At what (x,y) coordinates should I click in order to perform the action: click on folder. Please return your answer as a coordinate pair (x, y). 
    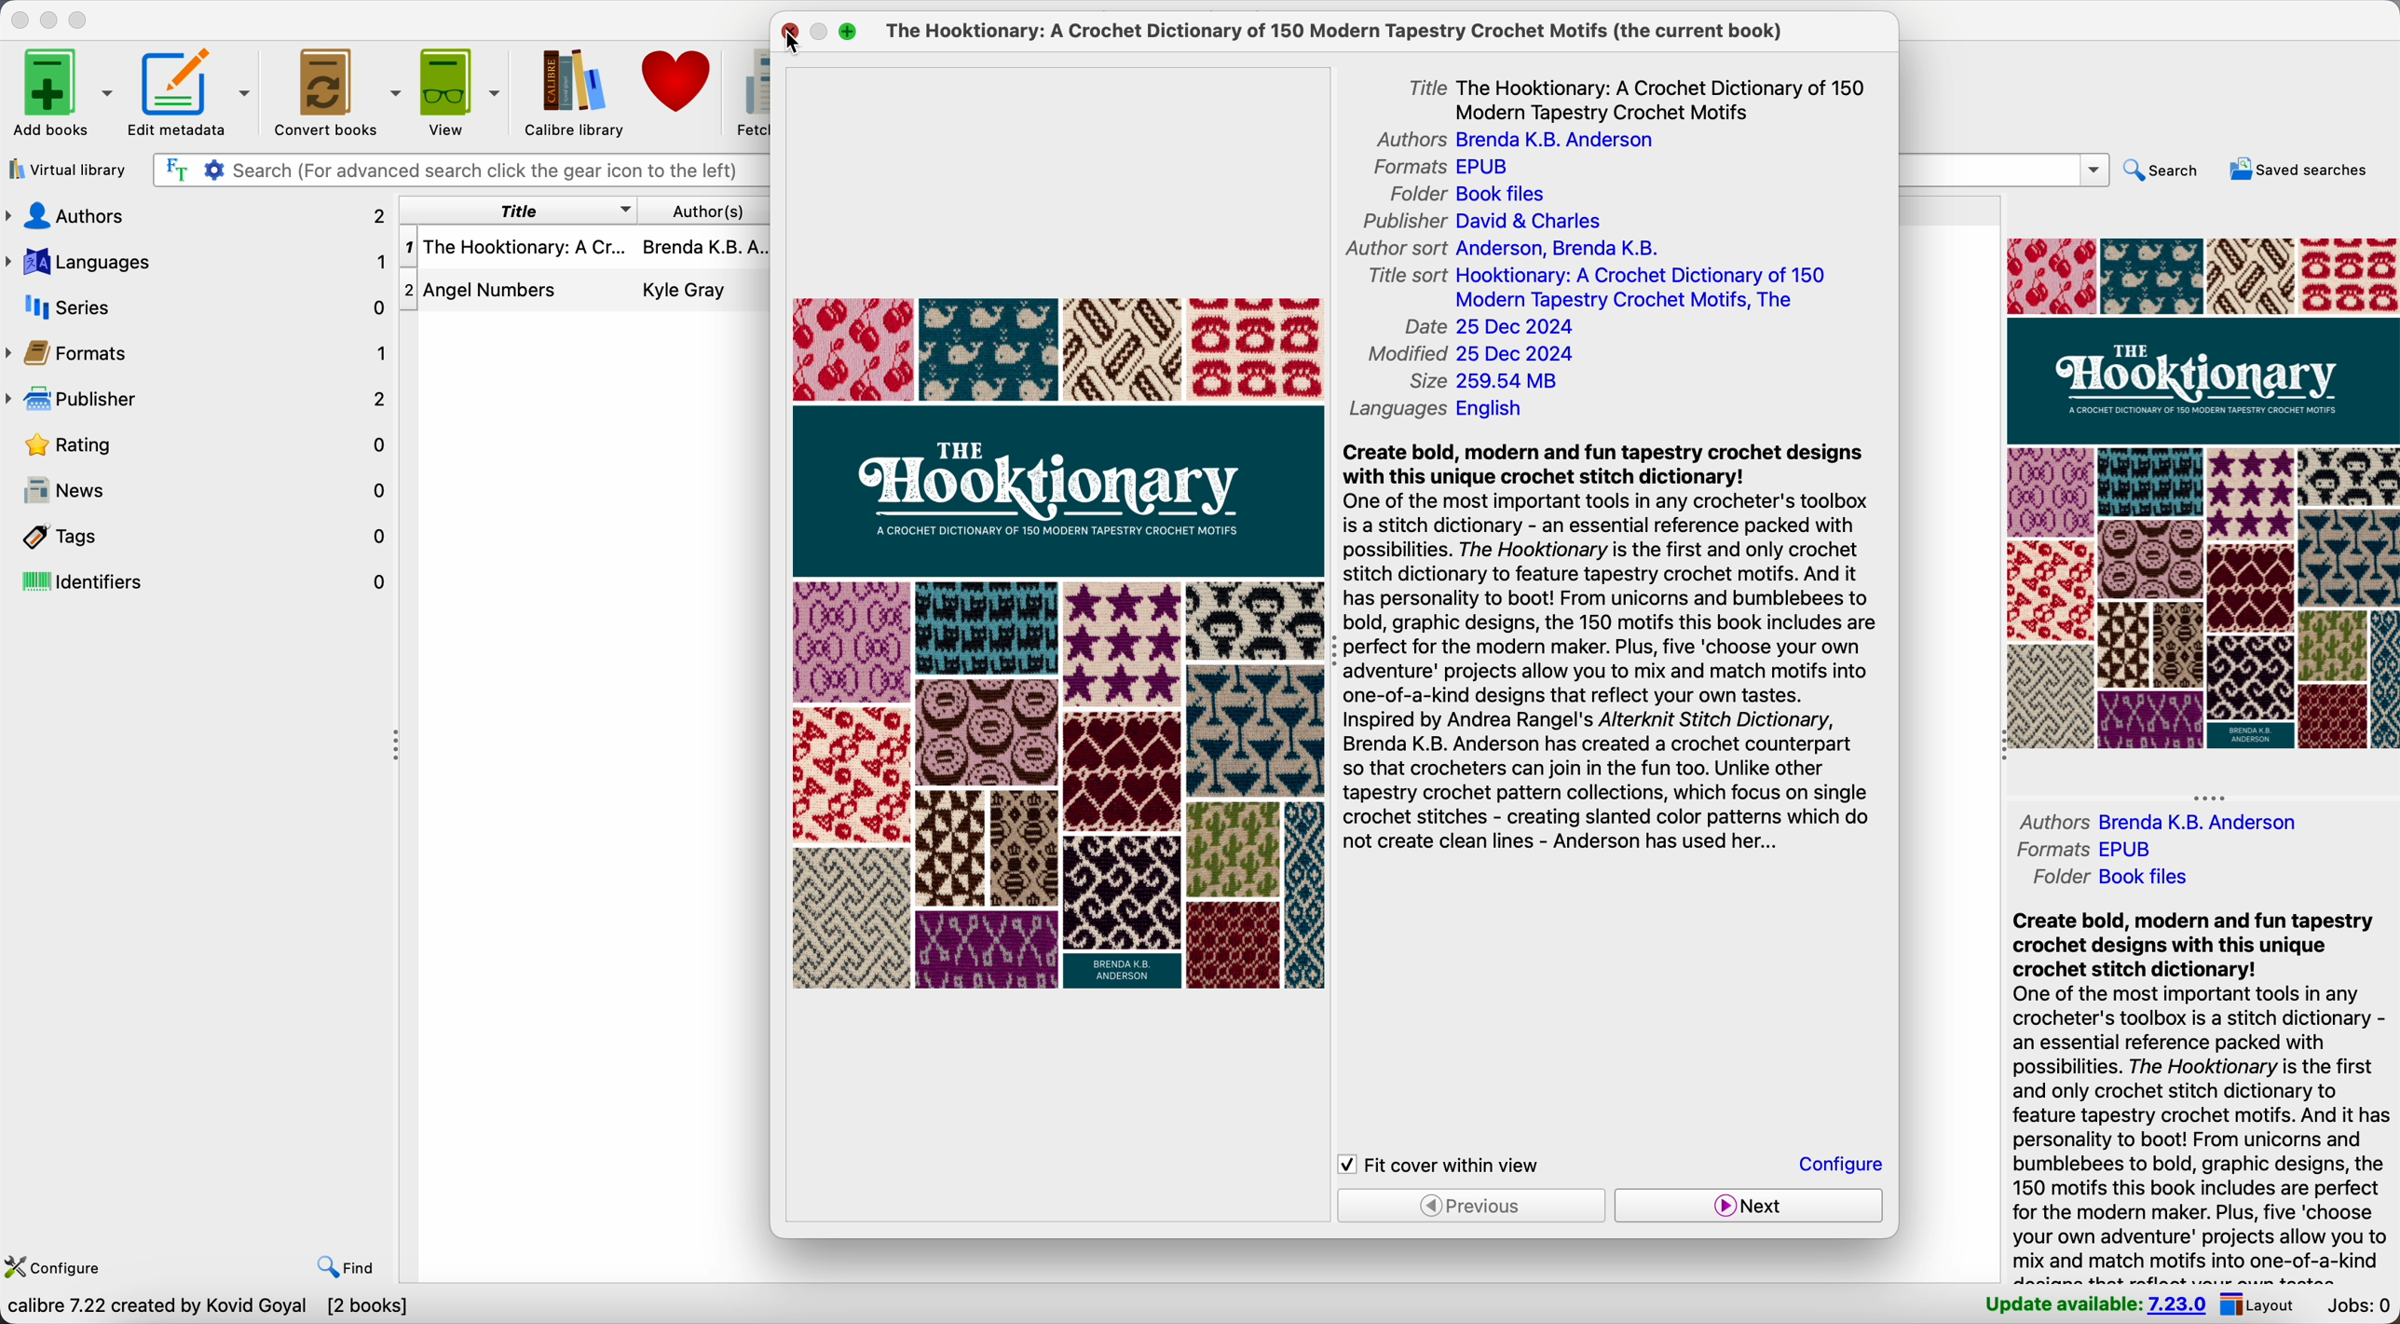
    Looking at the image, I should click on (1475, 194).